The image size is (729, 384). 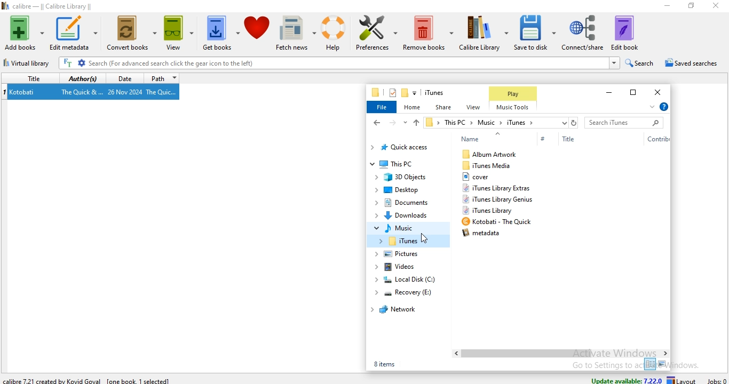 What do you see at coordinates (492, 166) in the screenshot?
I see `iTunes Media` at bounding box center [492, 166].